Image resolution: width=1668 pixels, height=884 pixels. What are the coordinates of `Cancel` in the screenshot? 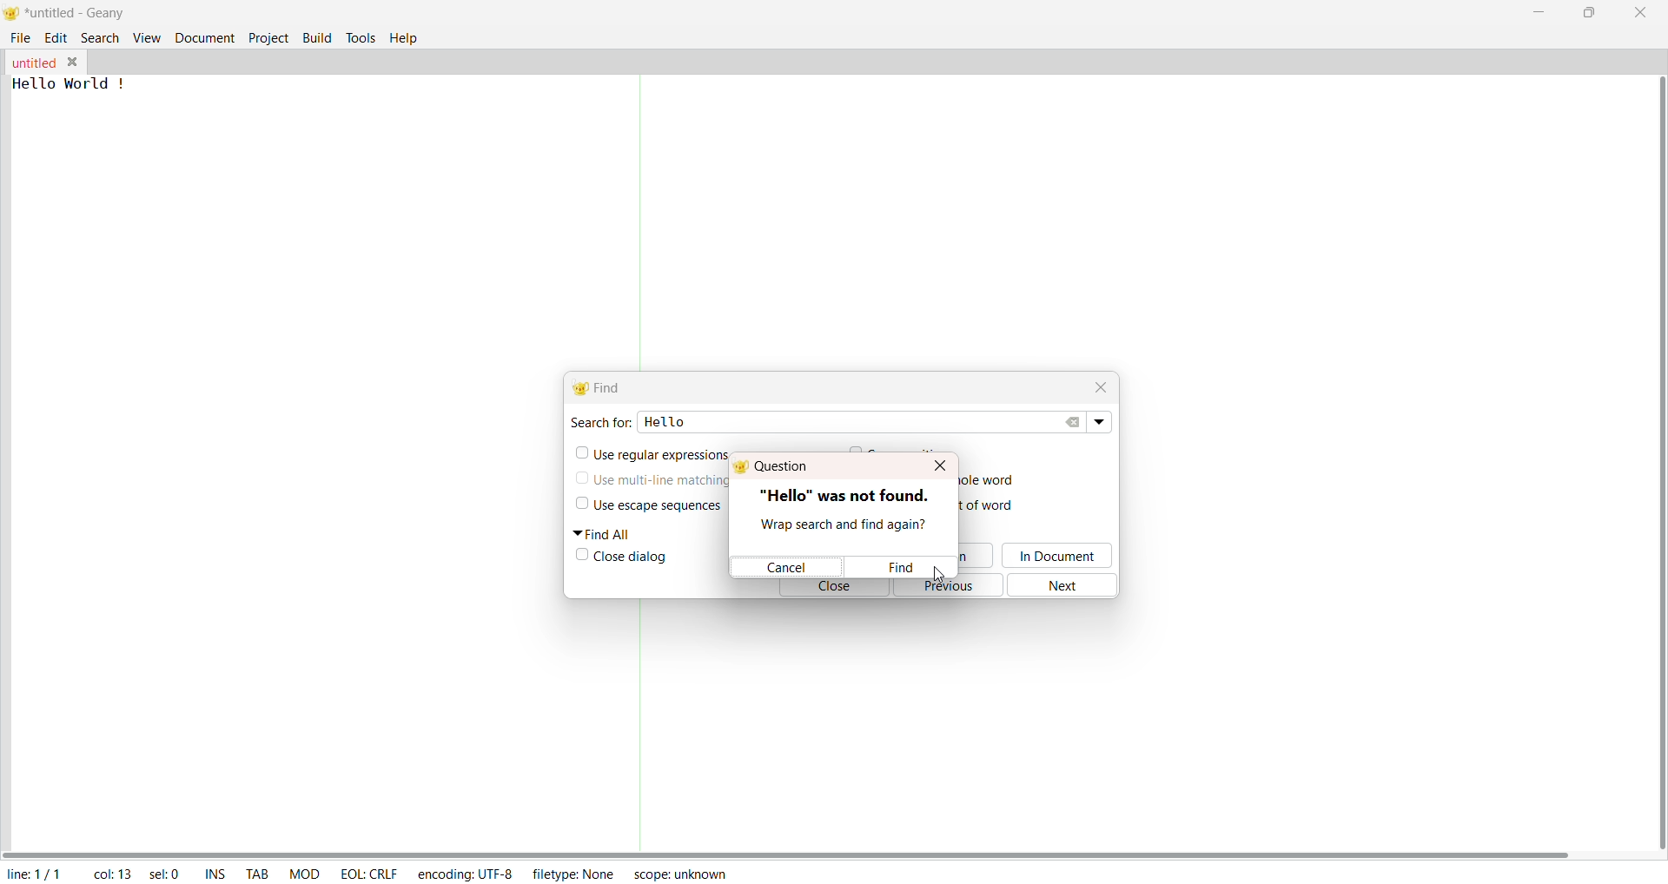 It's located at (787, 567).